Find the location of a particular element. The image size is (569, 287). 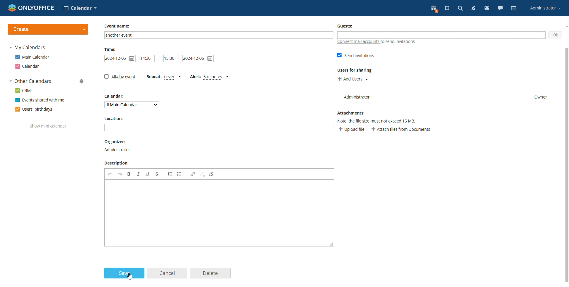

search is located at coordinates (460, 8).